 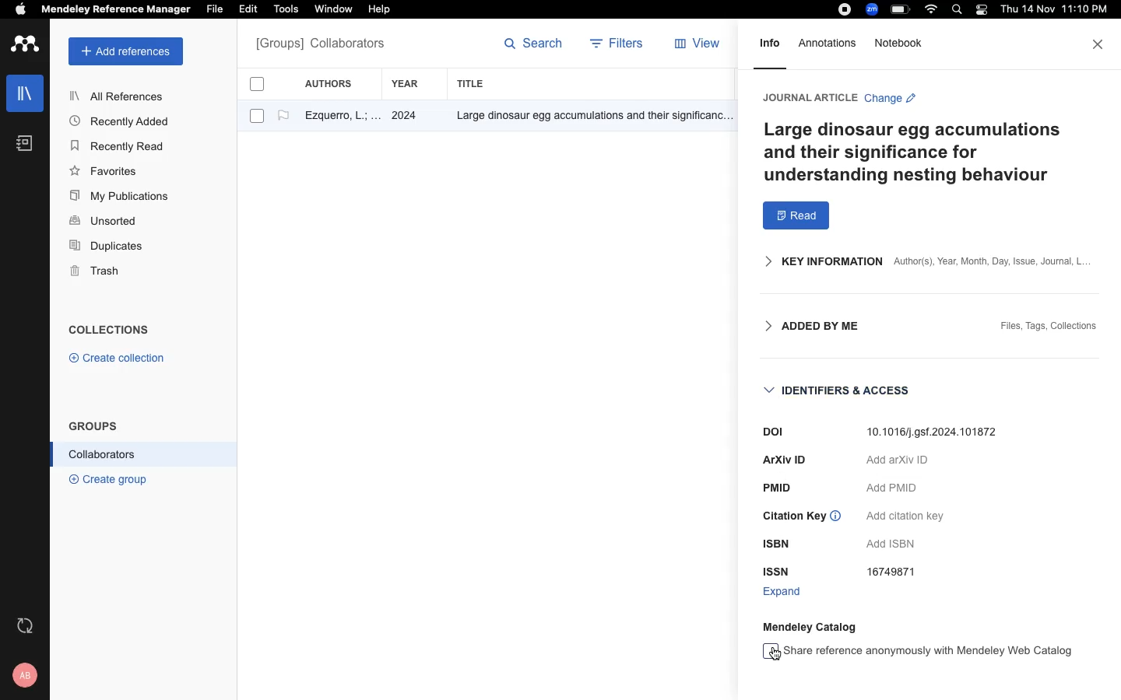 I want to click on date and time, so click(x=1051, y=11).